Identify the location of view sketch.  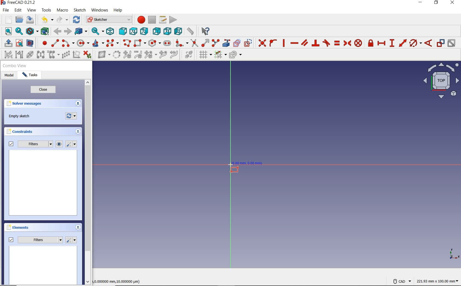
(19, 44).